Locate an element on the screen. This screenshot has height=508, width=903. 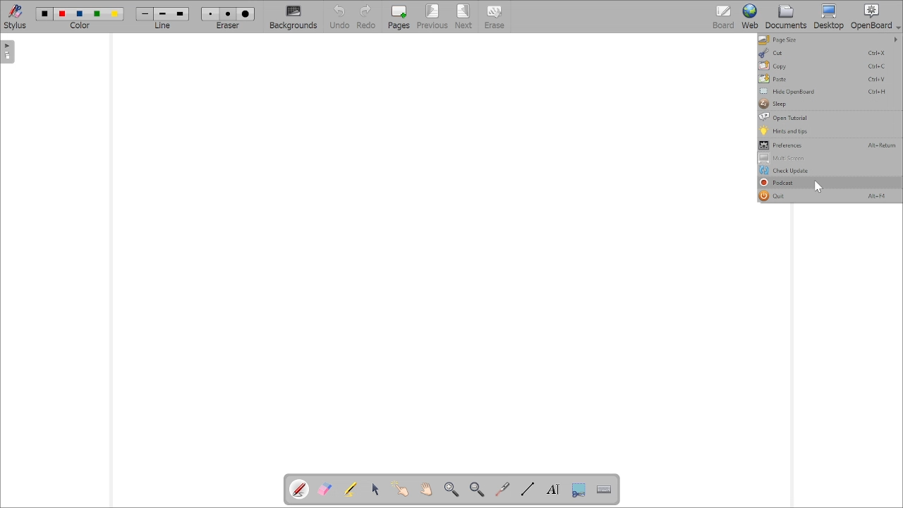
Line1 is located at coordinates (145, 13).